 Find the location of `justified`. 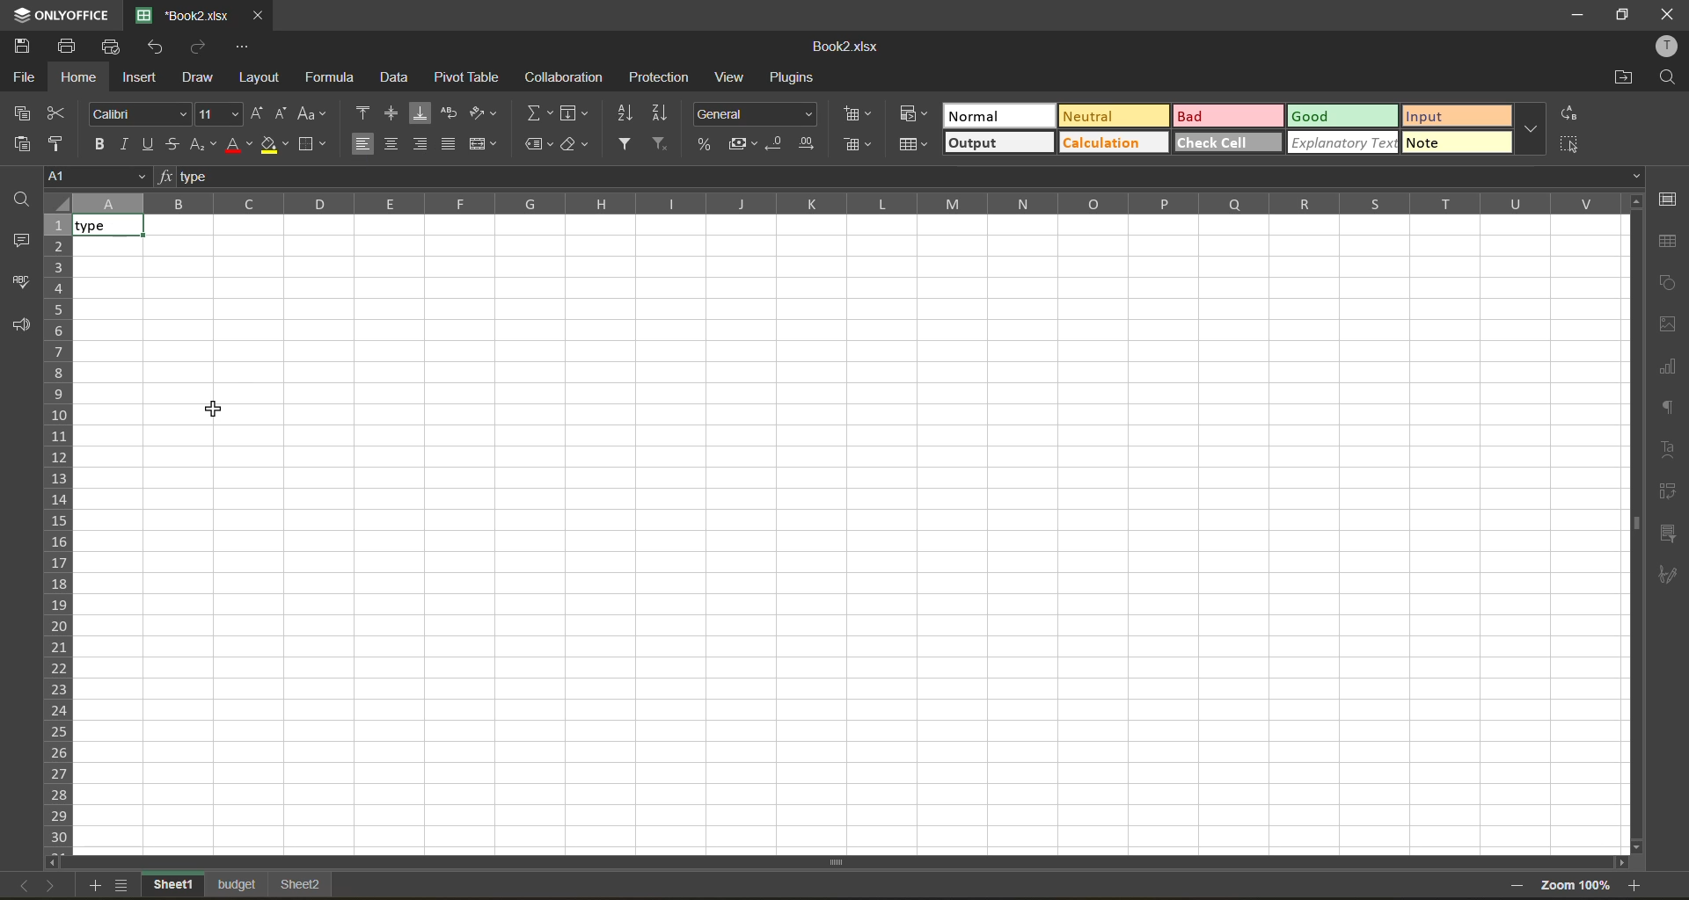

justified is located at coordinates (450, 144).